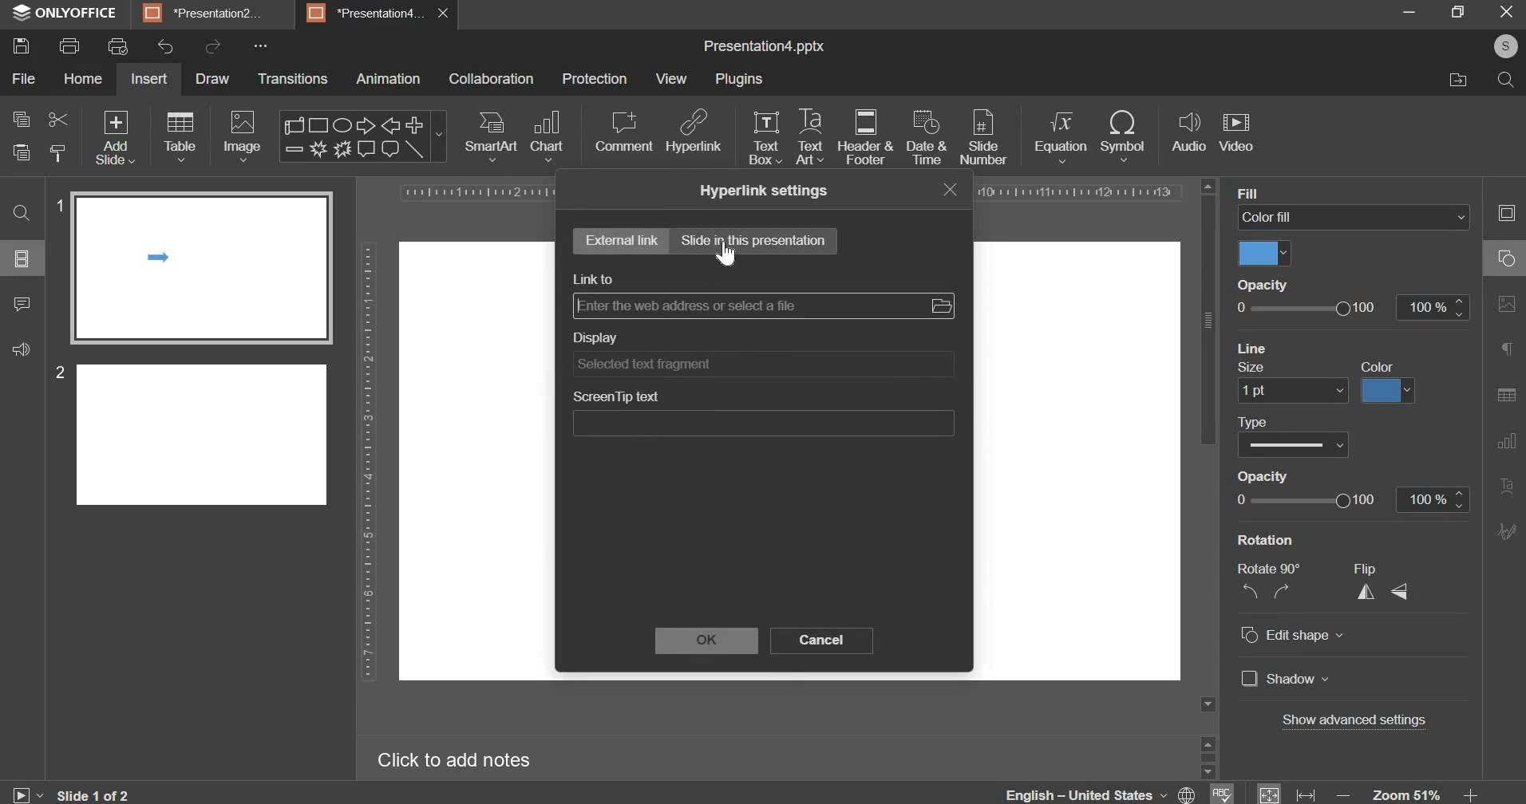 The height and width of the screenshot is (804, 1526). What do you see at coordinates (1303, 505) in the screenshot?
I see `` at bounding box center [1303, 505].